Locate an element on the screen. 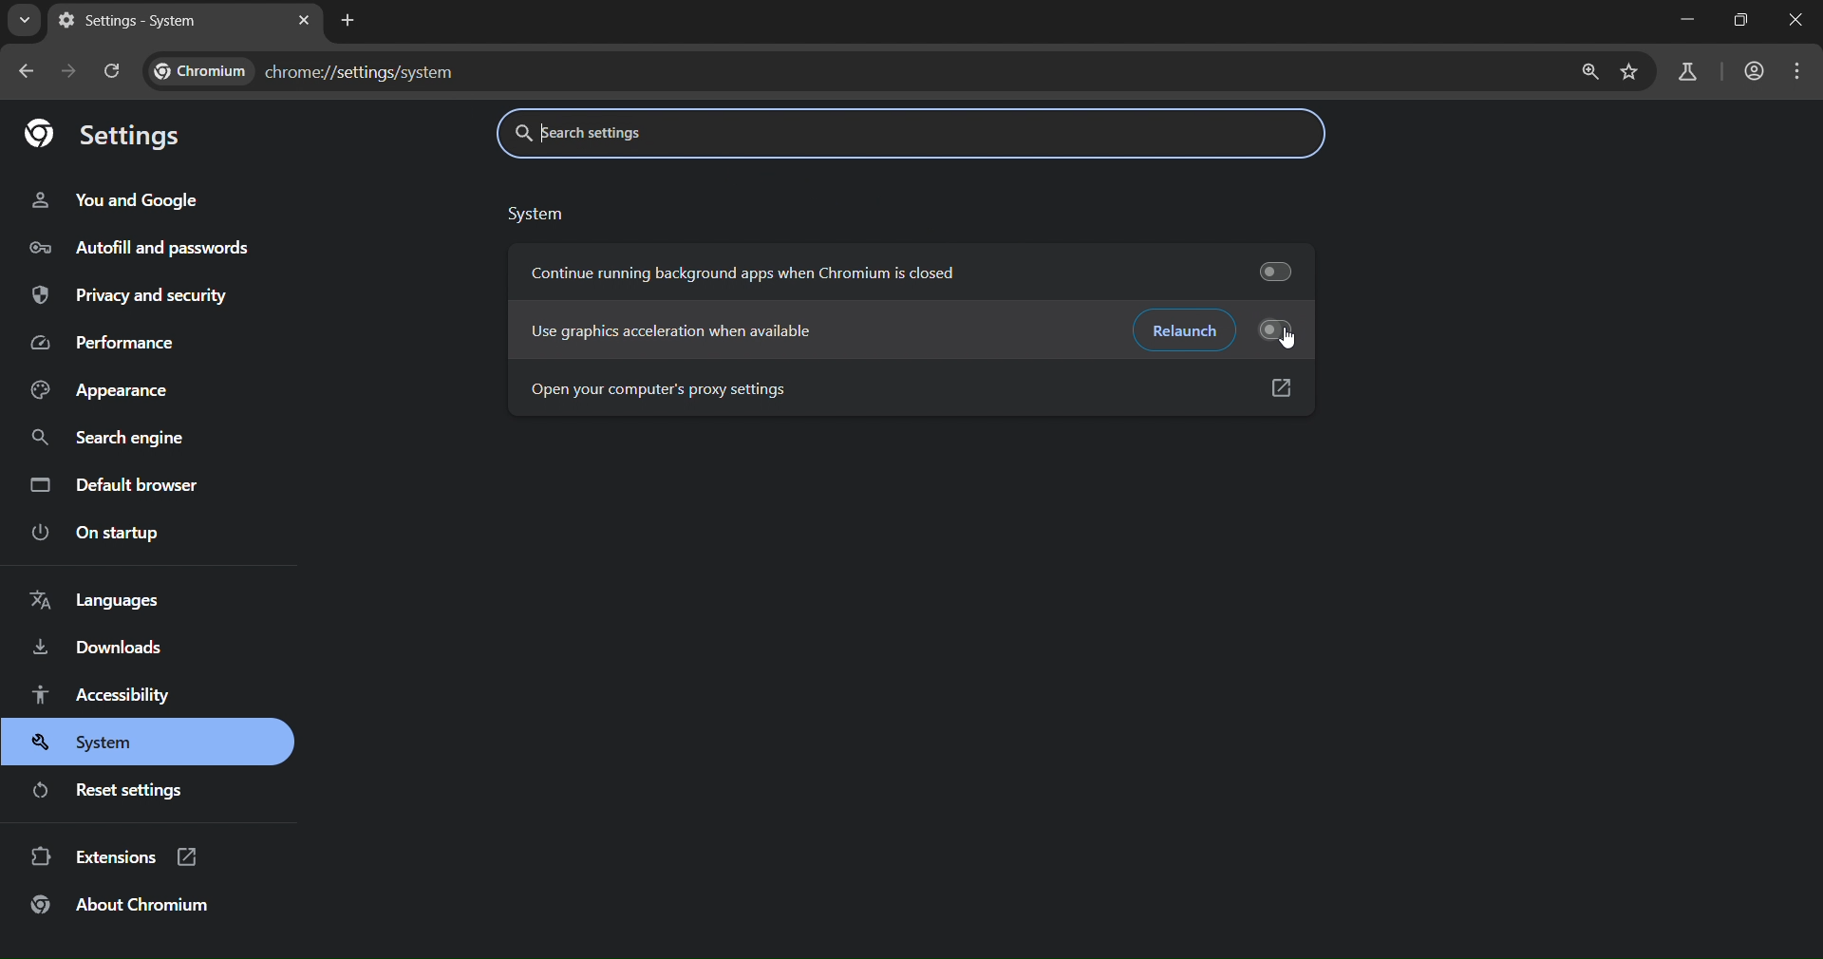 The width and height of the screenshot is (1823, 959). use acceleration when available is located at coordinates (686, 328).